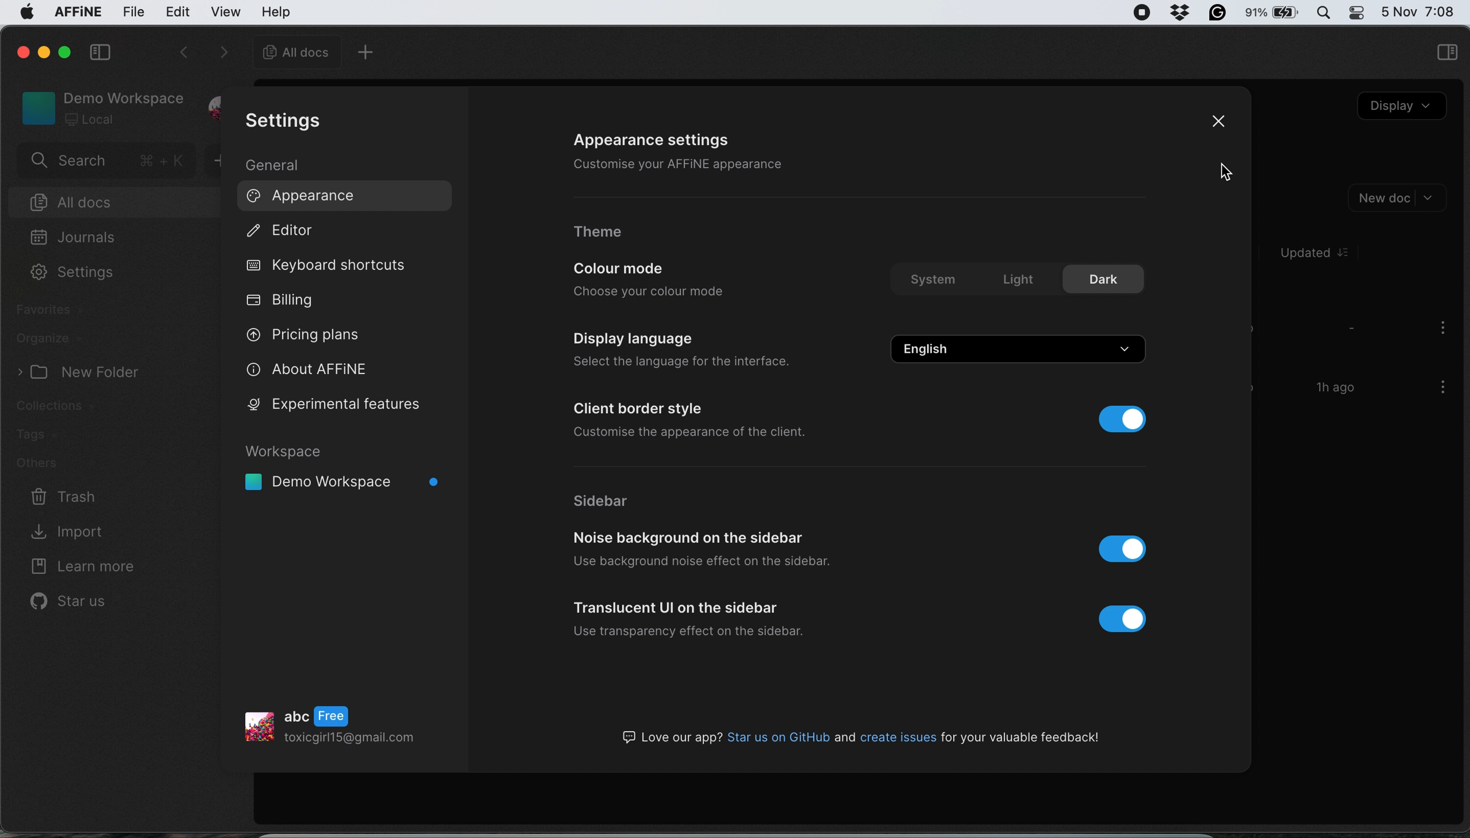 The image size is (1470, 838). Describe the element at coordinates (1181, 14) in the screenshot. I see `dropbox` at that location.